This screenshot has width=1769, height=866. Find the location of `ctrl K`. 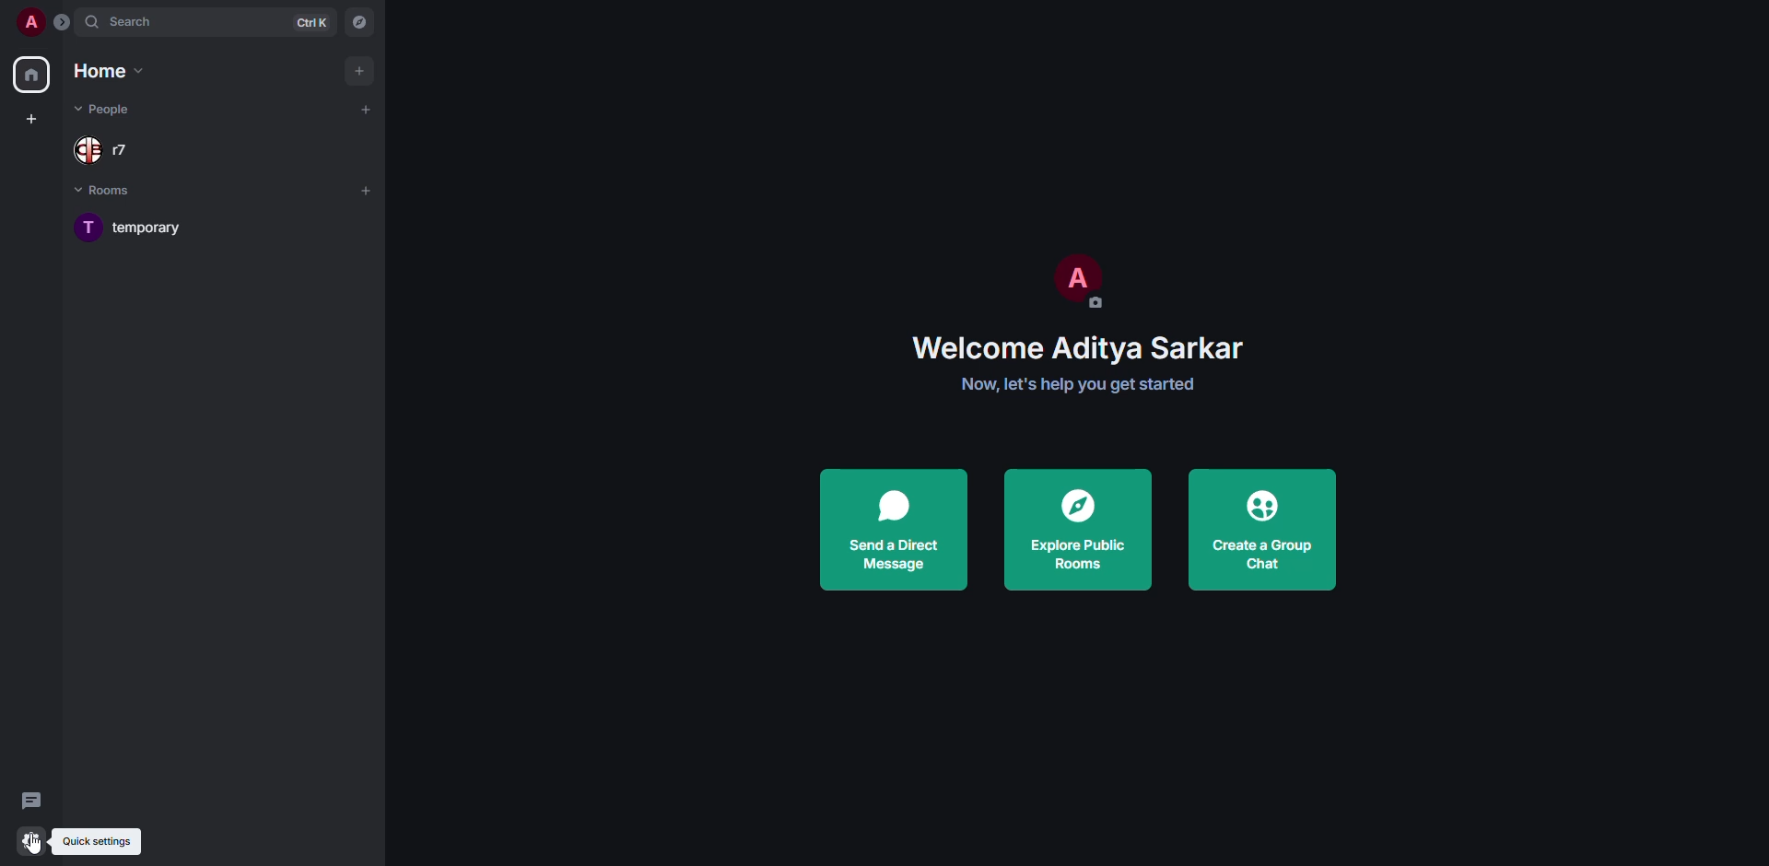

ctrl K is located at coordinates (312, 21).